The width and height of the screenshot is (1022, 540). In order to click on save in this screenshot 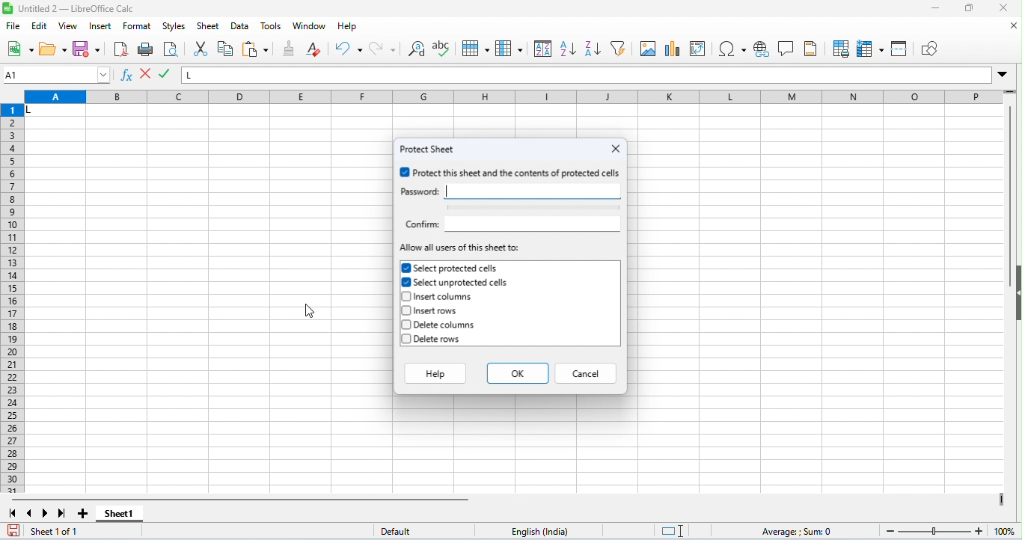, I will do `click(13, 530)`.